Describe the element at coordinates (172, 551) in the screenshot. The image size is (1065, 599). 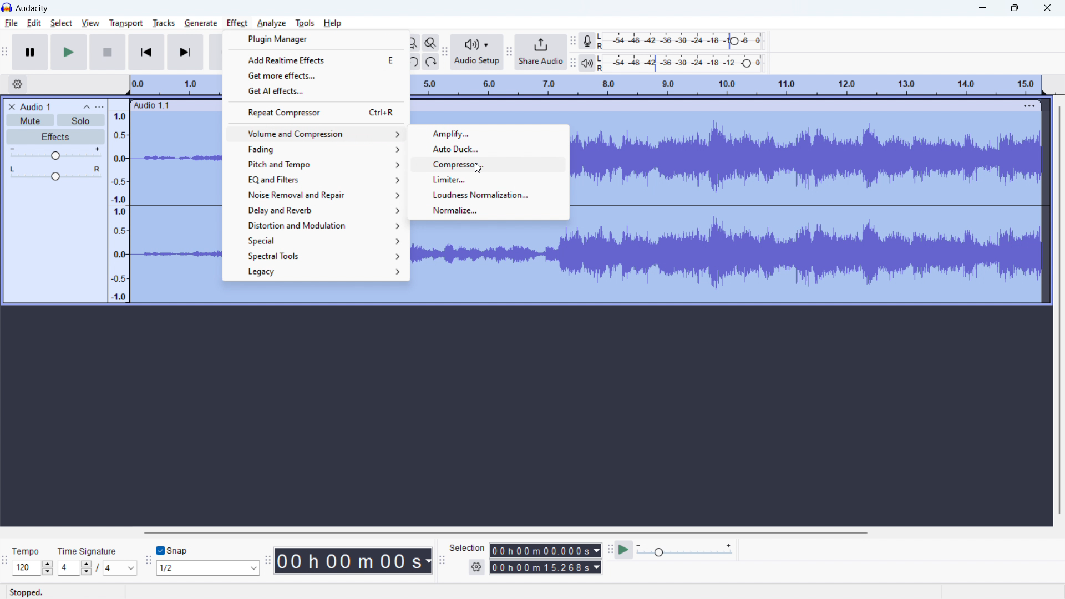
I see `toggle snap` at that location.